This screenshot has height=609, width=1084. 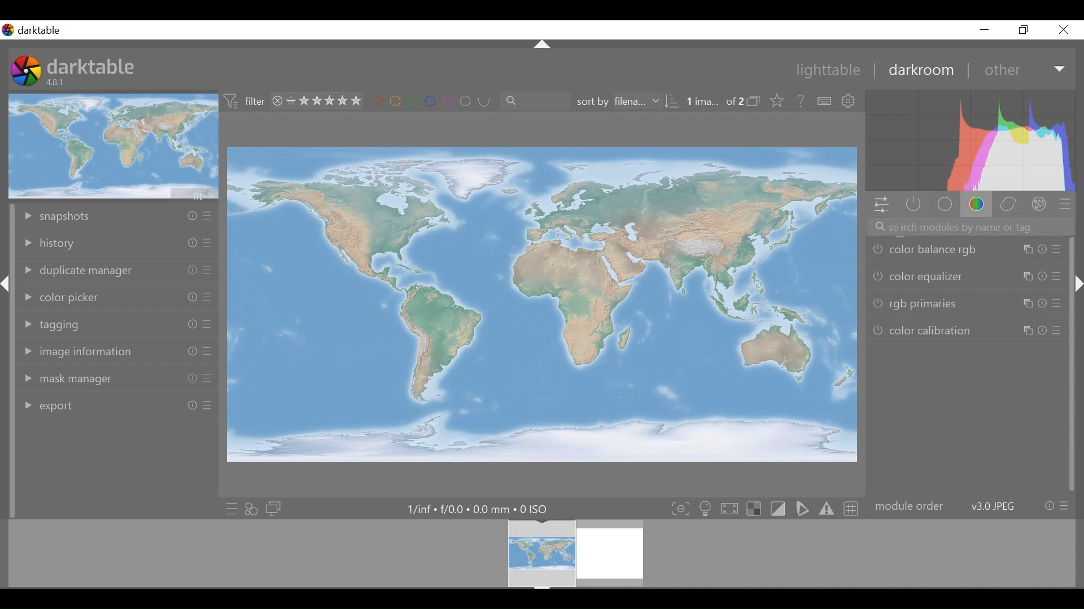 I want to click on display a second darkroom to display, so click(x=275, y=508).